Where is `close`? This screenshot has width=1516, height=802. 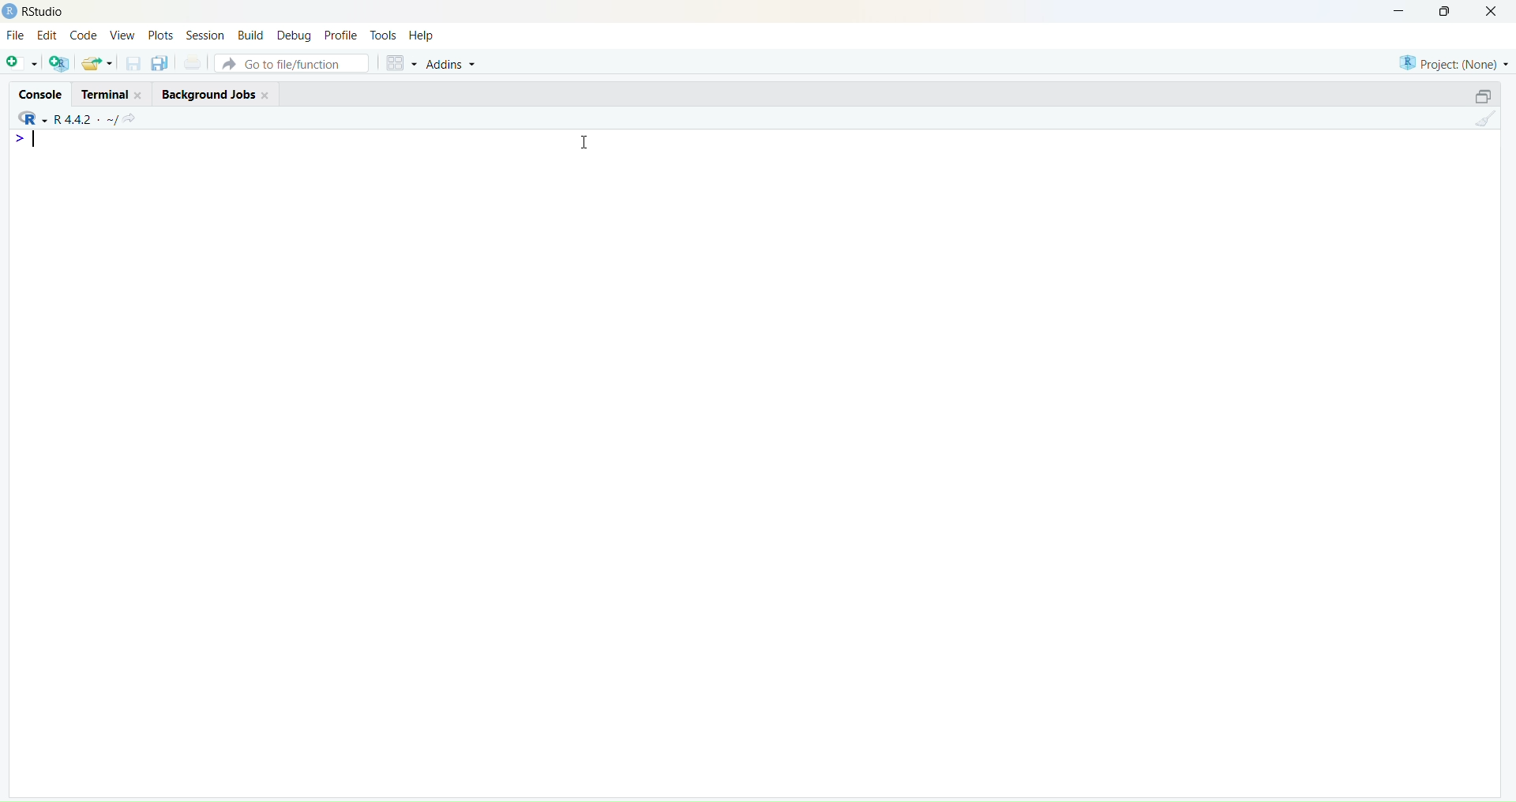 close is located at coordinates (1492, 11).